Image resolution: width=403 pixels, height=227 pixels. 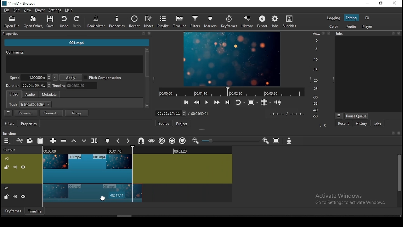 I want to click on L R, so click(x=322, y=126).